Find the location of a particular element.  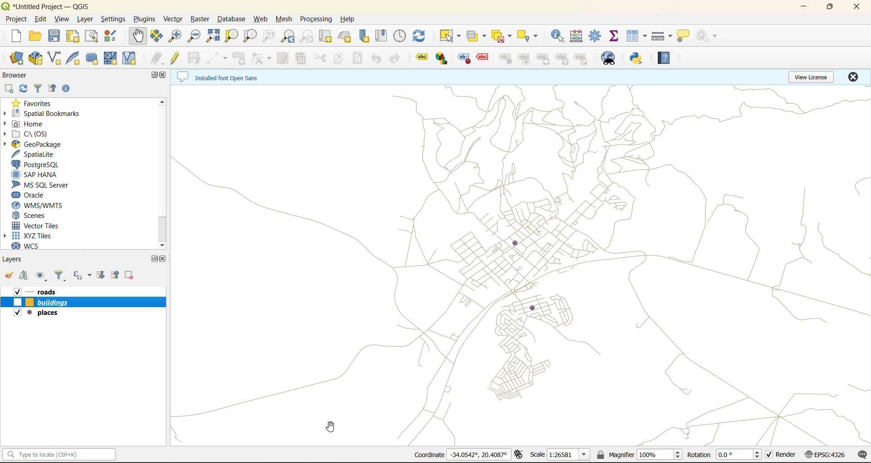

Label Placement is located at coordinates (462, 58).